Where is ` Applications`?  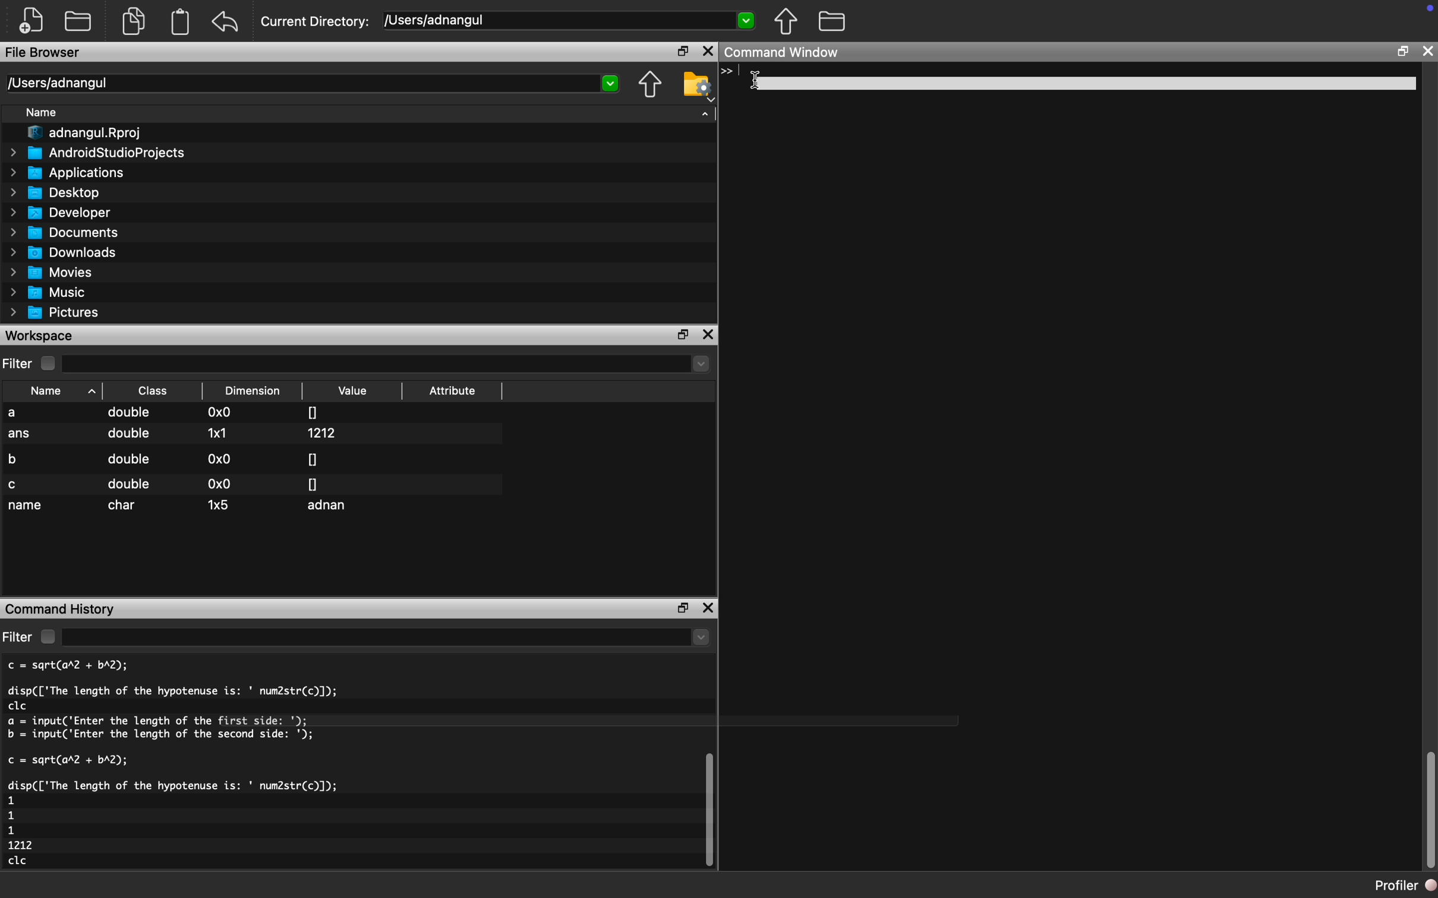  Applications is located at coordinates (72, 172).